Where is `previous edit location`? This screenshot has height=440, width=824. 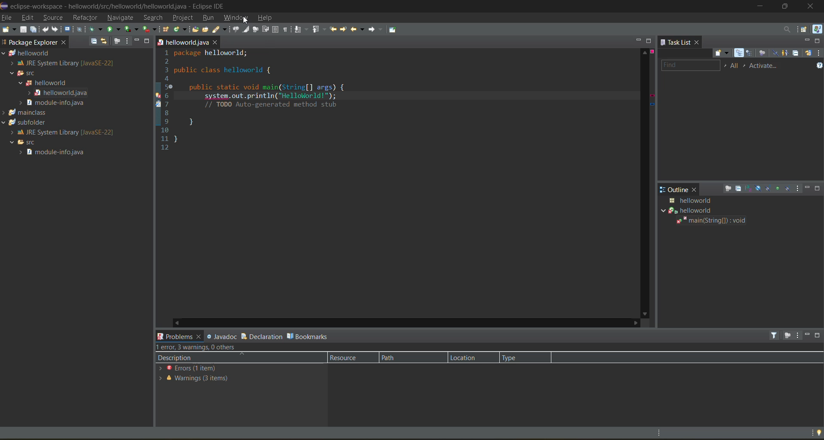 previous edit location is located at coordinates (334, 29).